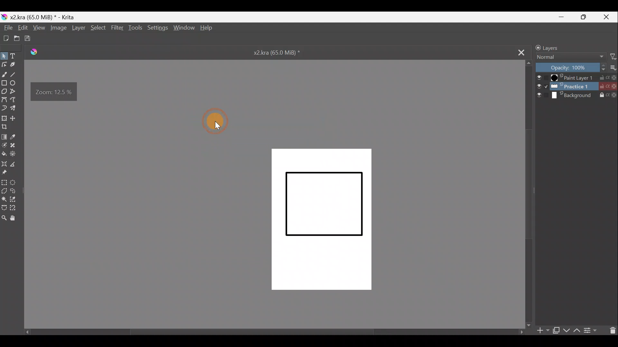  I want to click on Tools, so click(136, 28).